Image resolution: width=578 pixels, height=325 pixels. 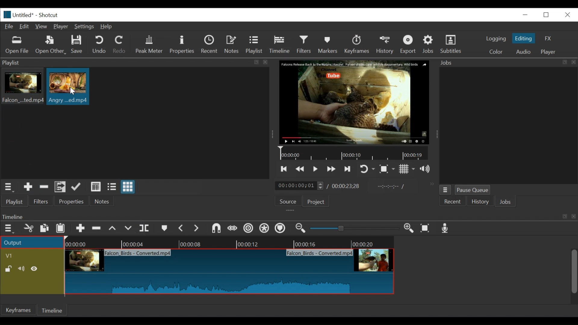 I want to click on next marker, so click(x=197, y=229).